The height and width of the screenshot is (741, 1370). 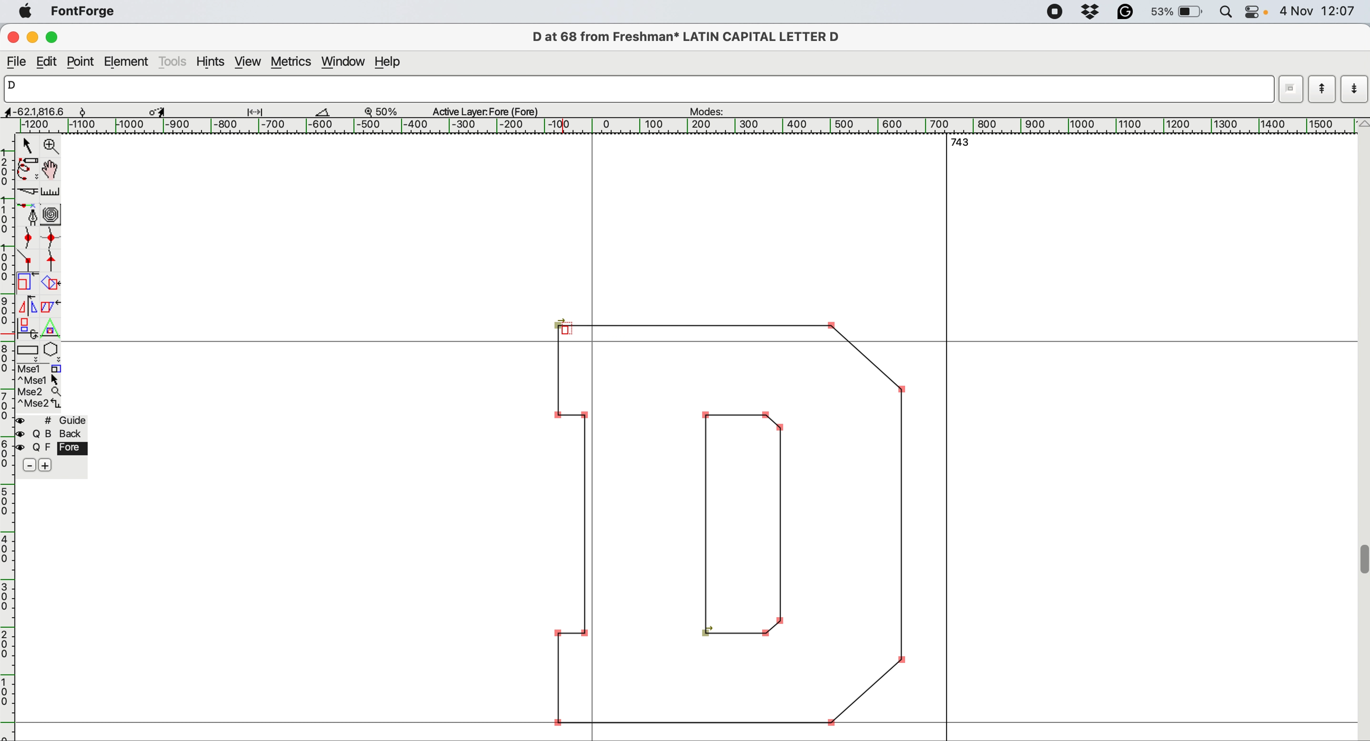 What do you see at coordinates (12, 36) in the screenshot?
I see `close` at bounding box center [12, 36].